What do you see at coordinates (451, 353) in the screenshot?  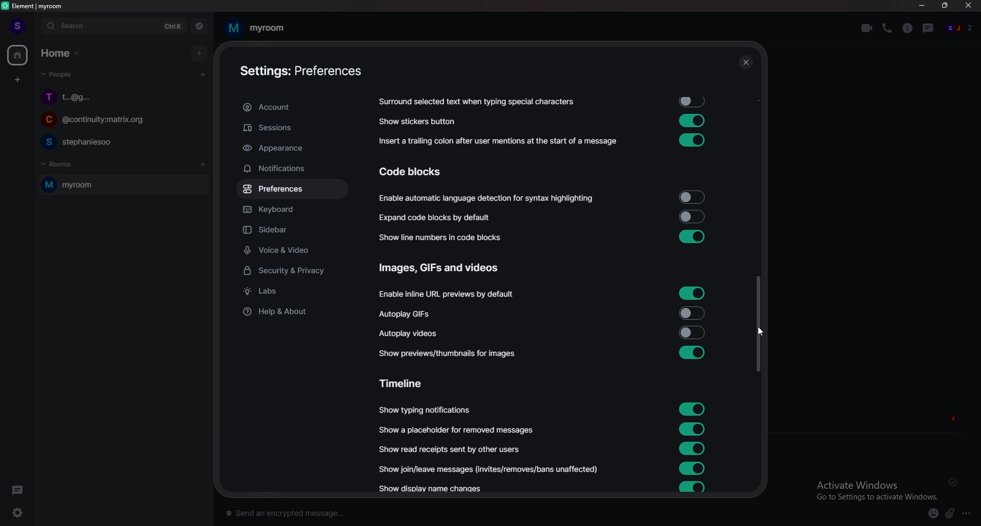 I see `show previews for images` at bounding box center [451, 353].